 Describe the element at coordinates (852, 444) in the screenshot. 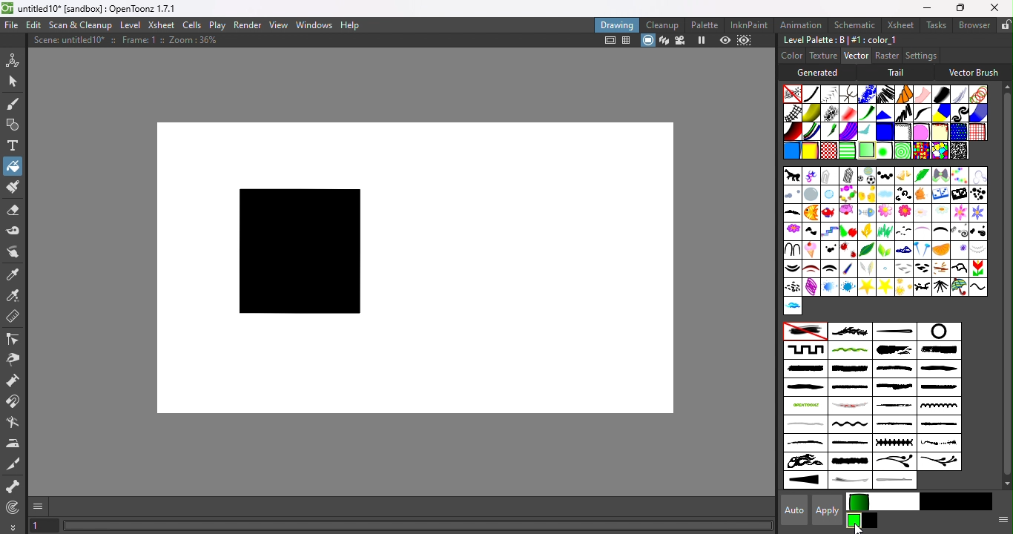

I see `small_brush4` at that location.